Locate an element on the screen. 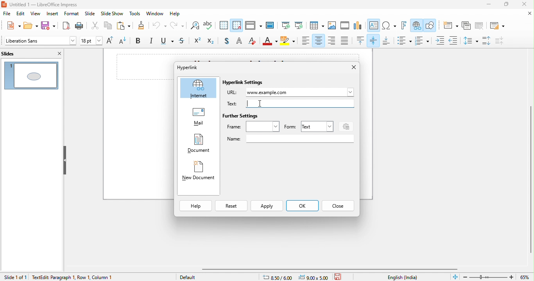  new is located at coordinates (11, 25).